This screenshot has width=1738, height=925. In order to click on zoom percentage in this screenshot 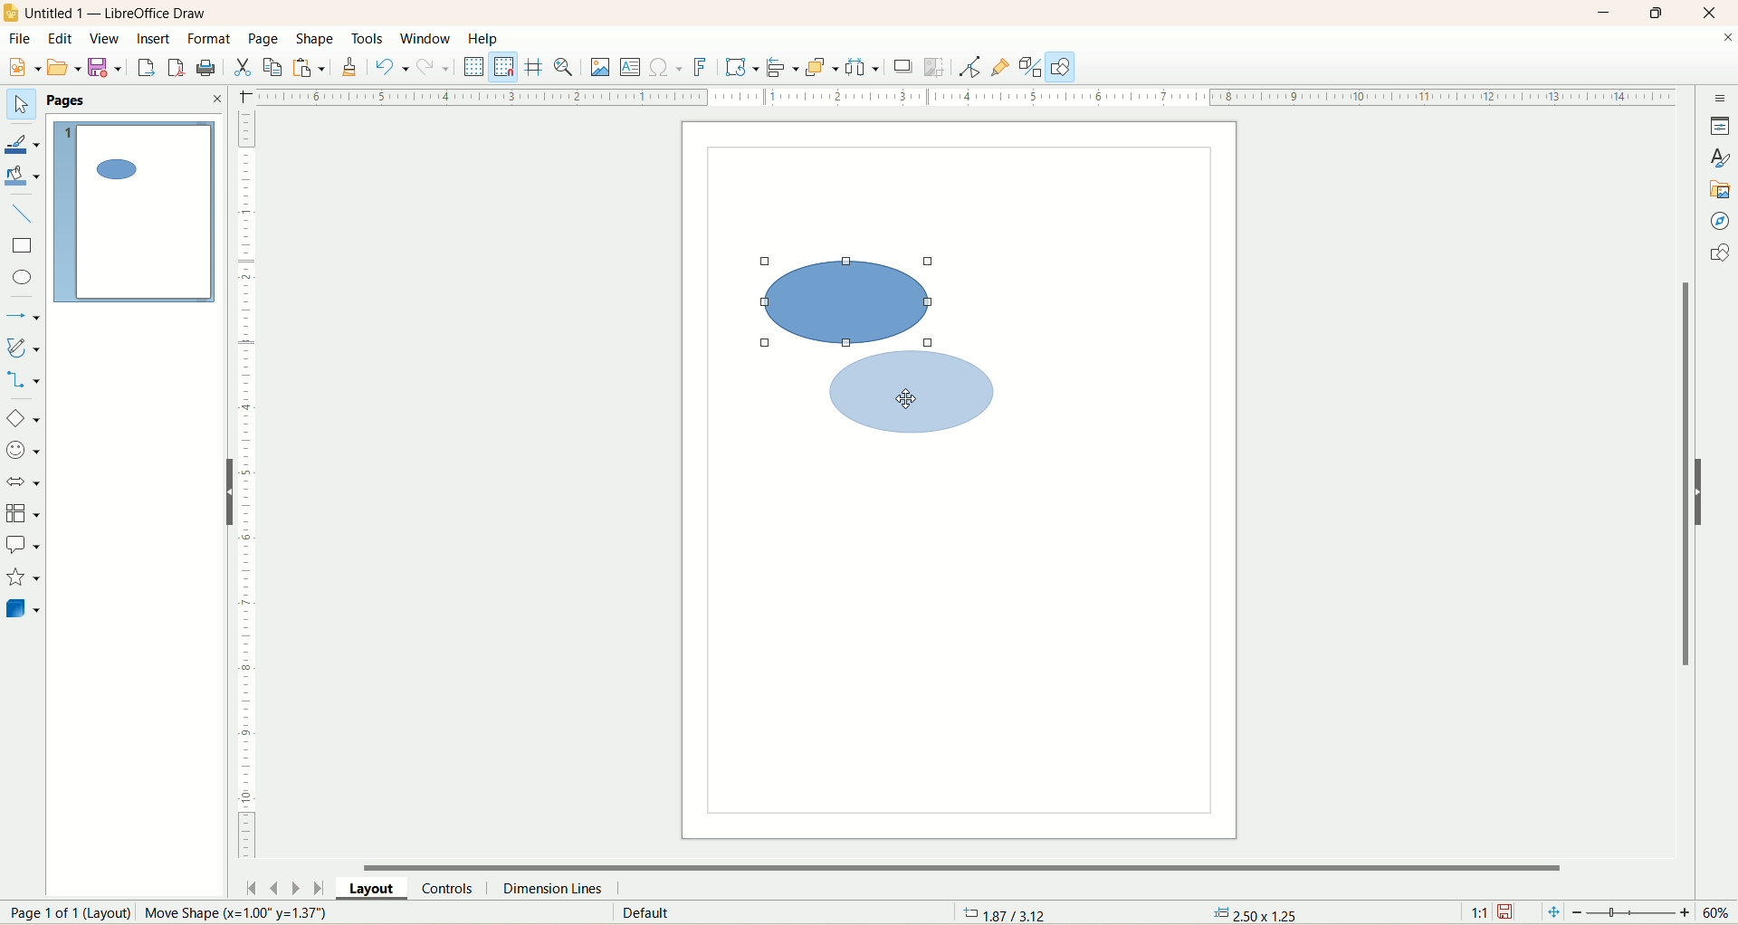, I will do `click(1720, 913)`.